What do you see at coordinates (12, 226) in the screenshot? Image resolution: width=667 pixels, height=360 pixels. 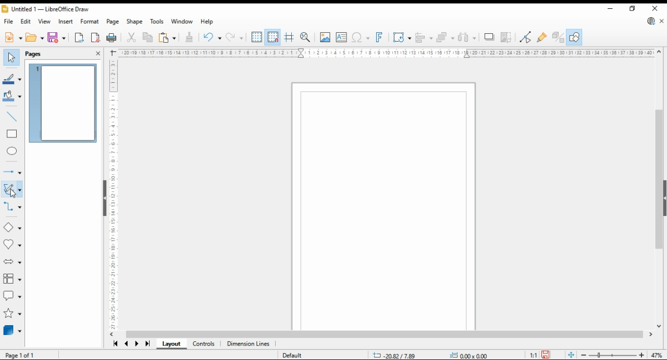 I see `basic shapes` at bounding box center [12, 226].